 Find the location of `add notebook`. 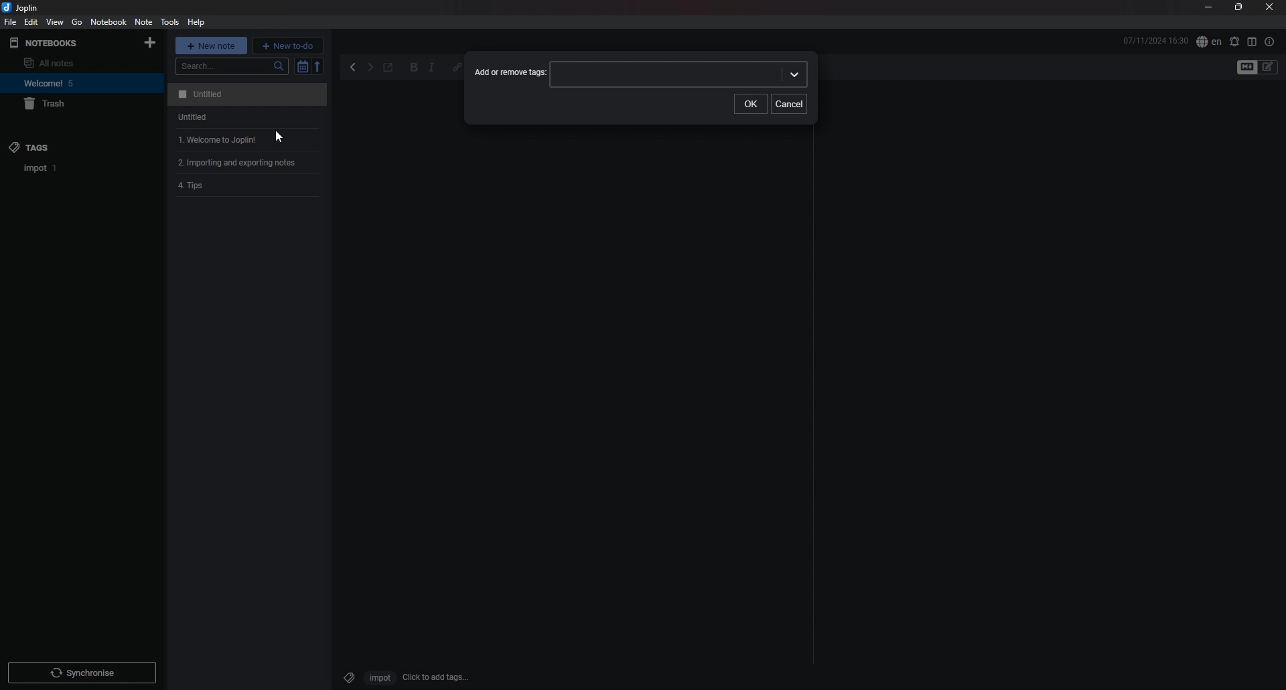

add notebook is located at coordinates (150, 43).